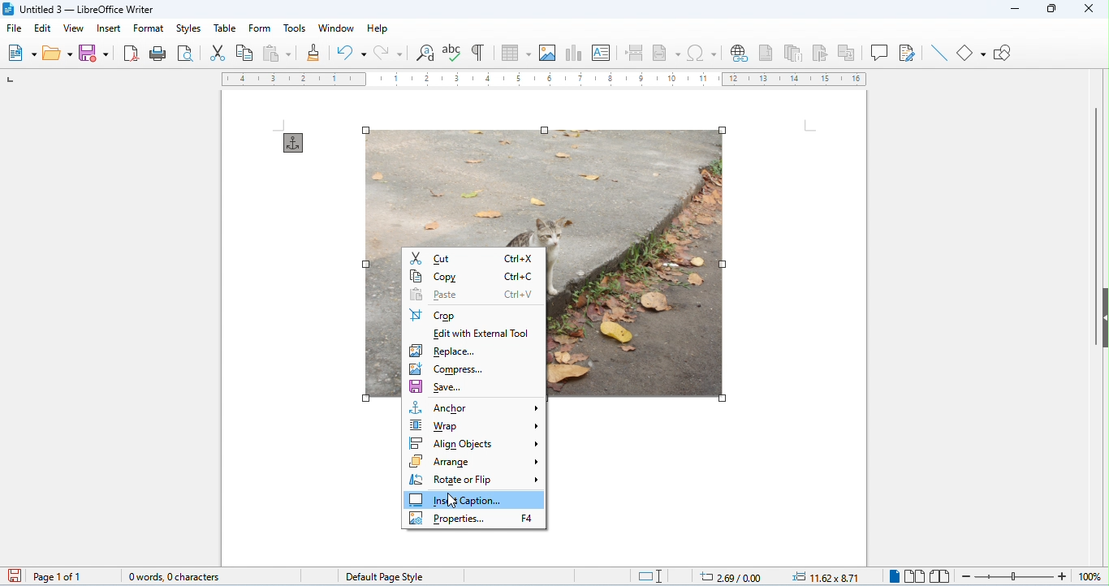  Describe the element at coordinates (434, 315) in the screenshot. I see `crop` at that location.